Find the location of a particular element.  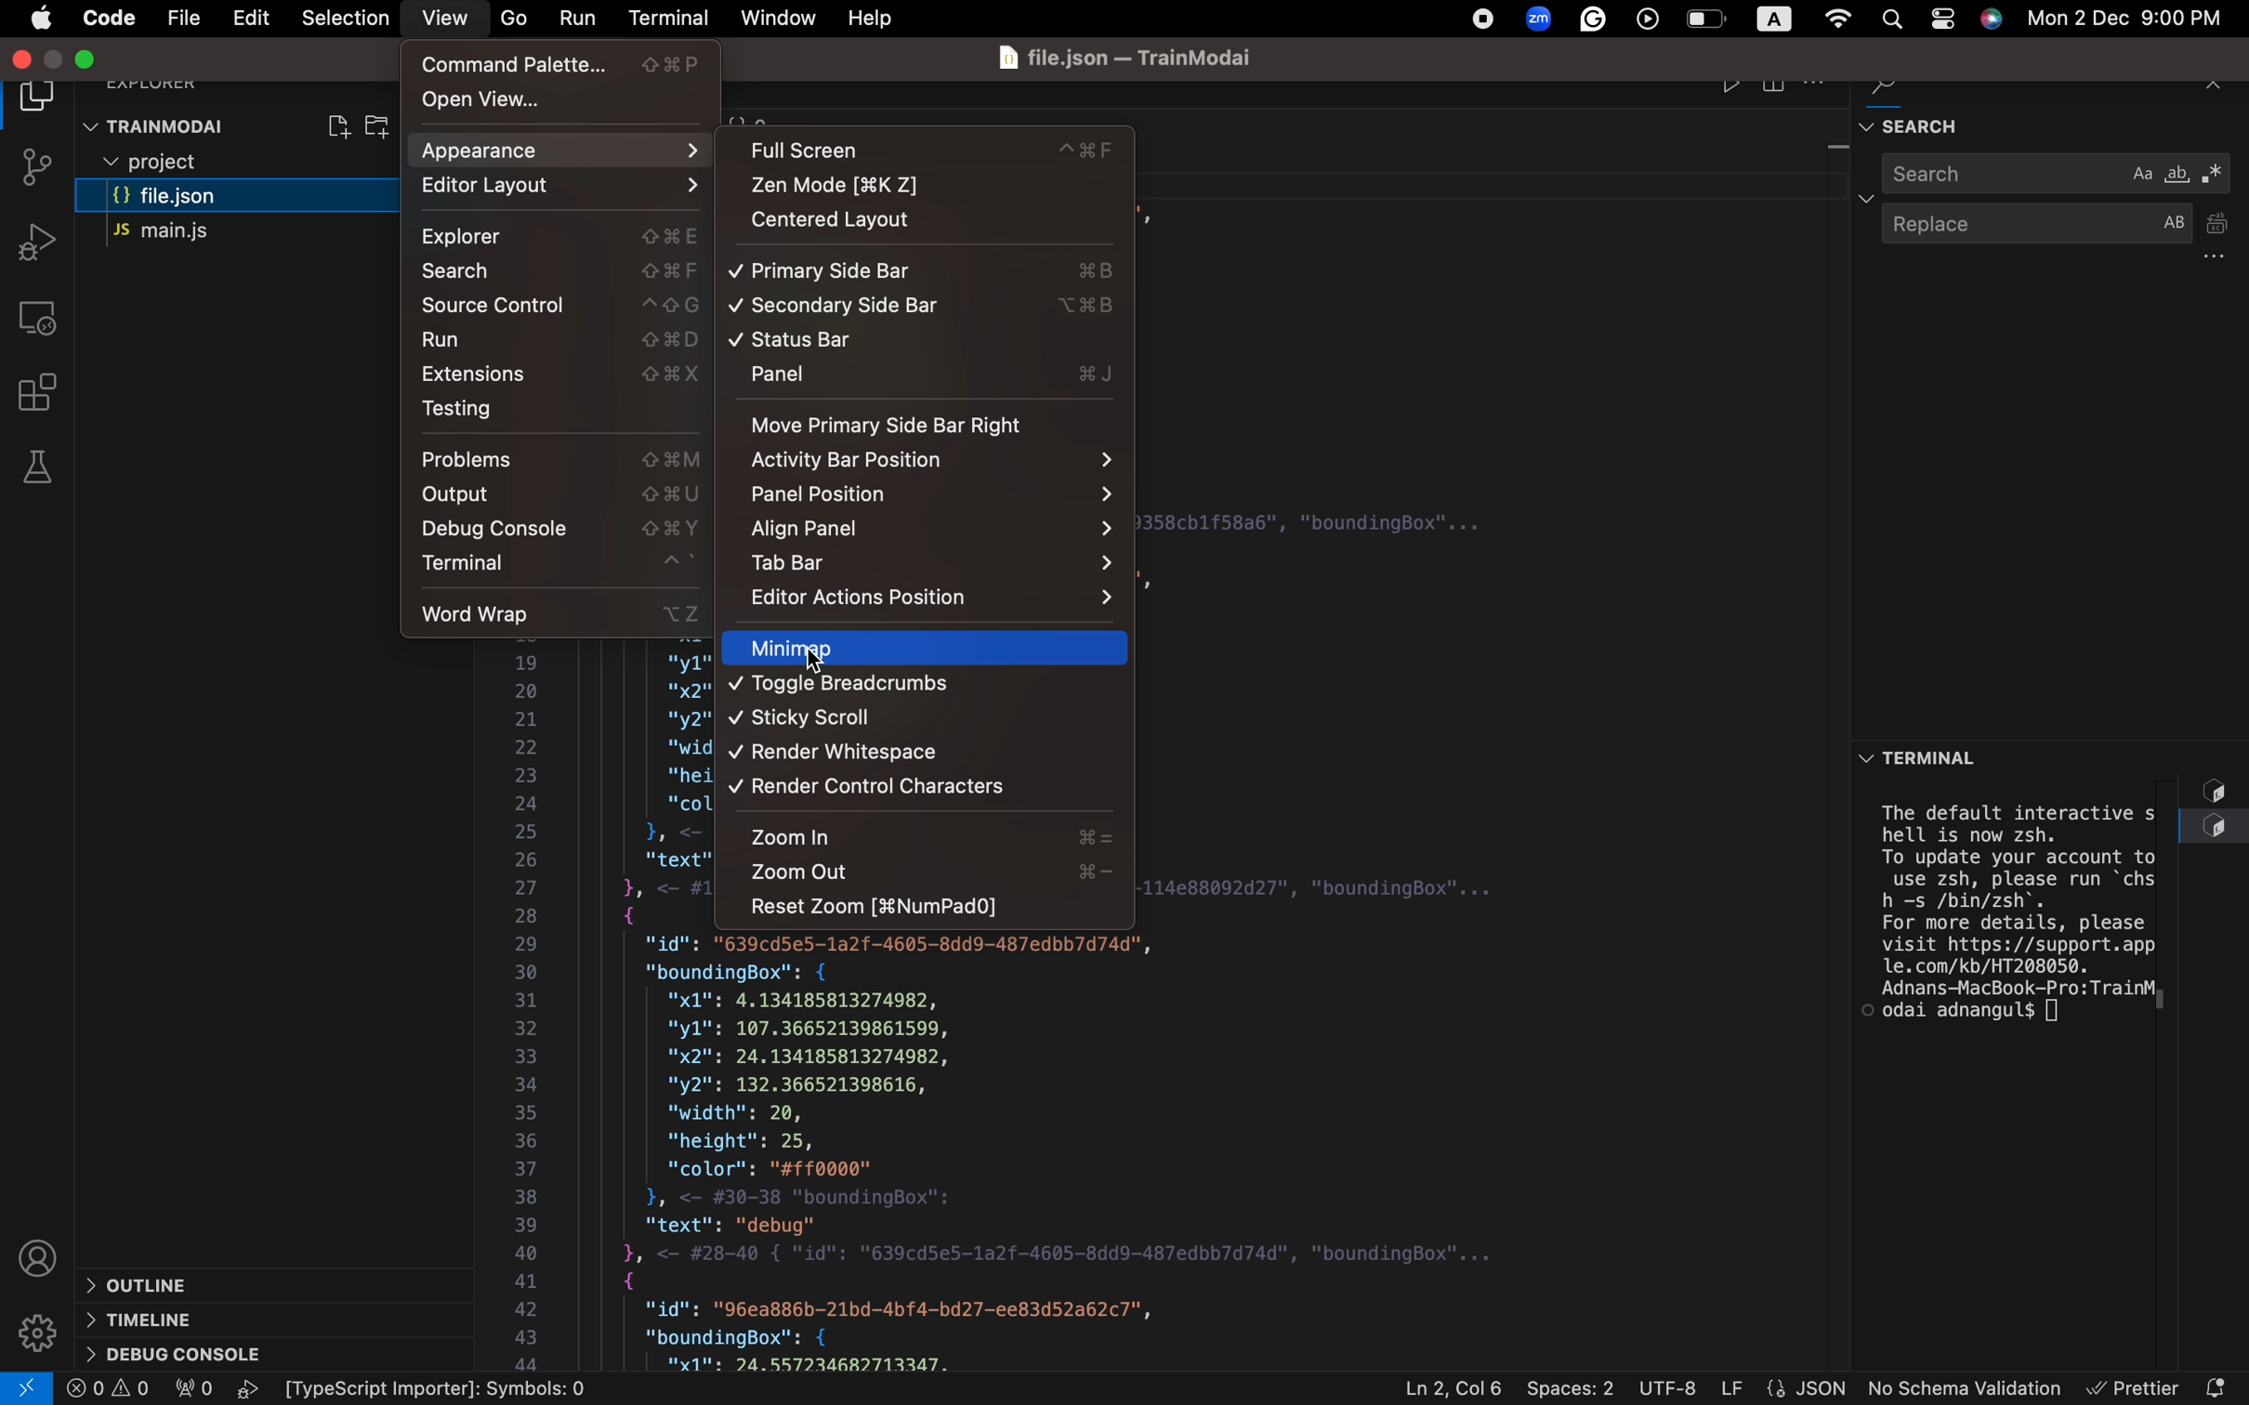

editor layout is located at coordinates (563, 186).